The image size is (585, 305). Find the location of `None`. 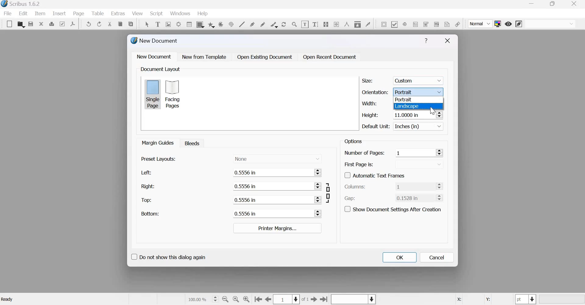

None is located at coordinates (277, 158).